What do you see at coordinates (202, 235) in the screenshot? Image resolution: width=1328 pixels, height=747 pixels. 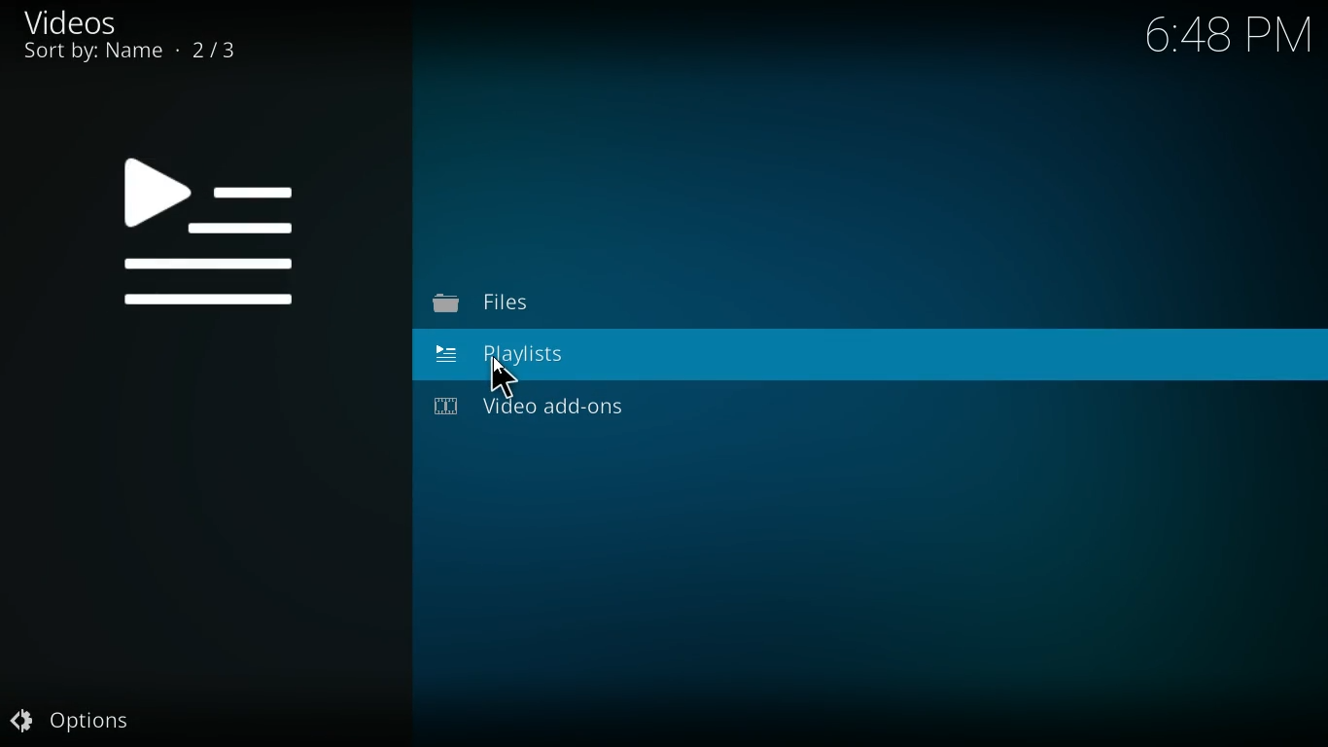 I see `playlist symbol` at bounding box center [202, 235].